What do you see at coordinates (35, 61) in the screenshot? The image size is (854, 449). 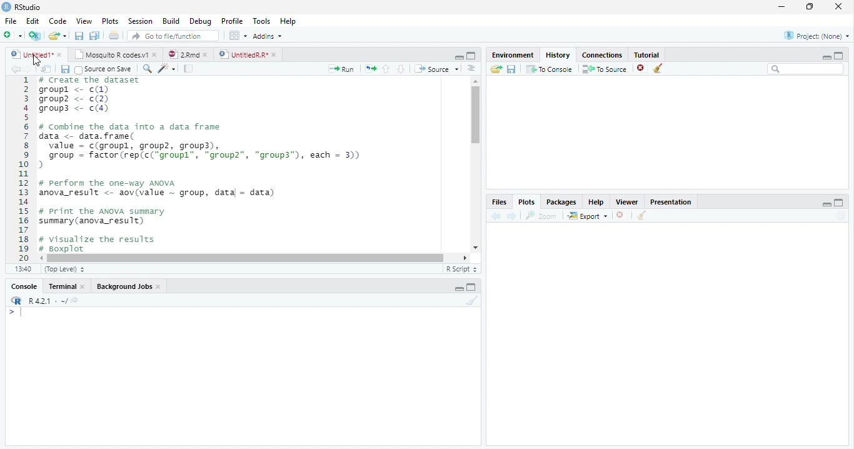 I see `Cursor` at bounding box center [35, 61].